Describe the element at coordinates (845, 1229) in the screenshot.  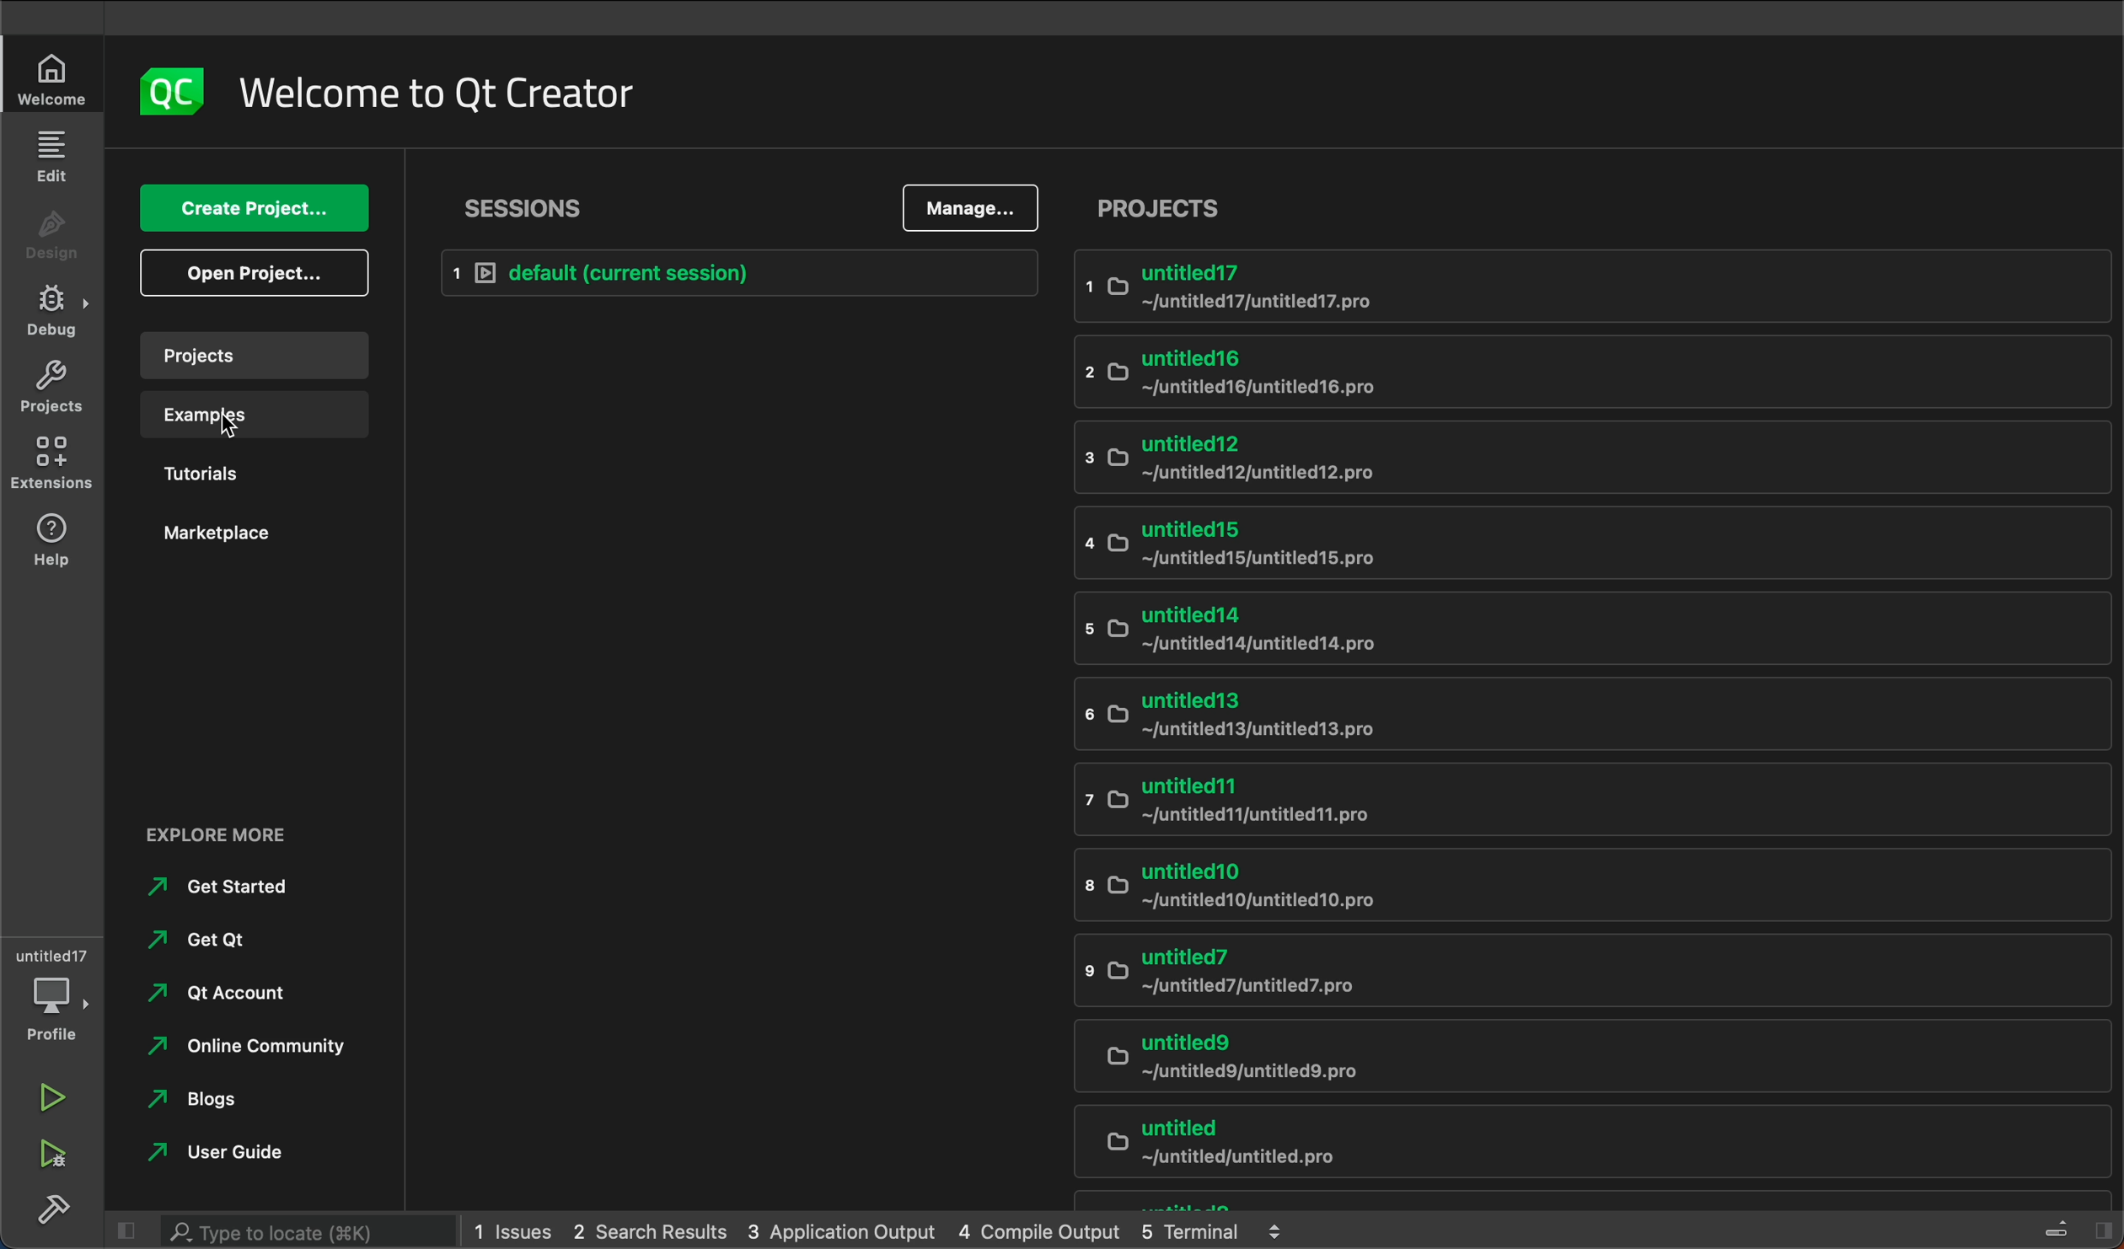
I see `application output` at that location.